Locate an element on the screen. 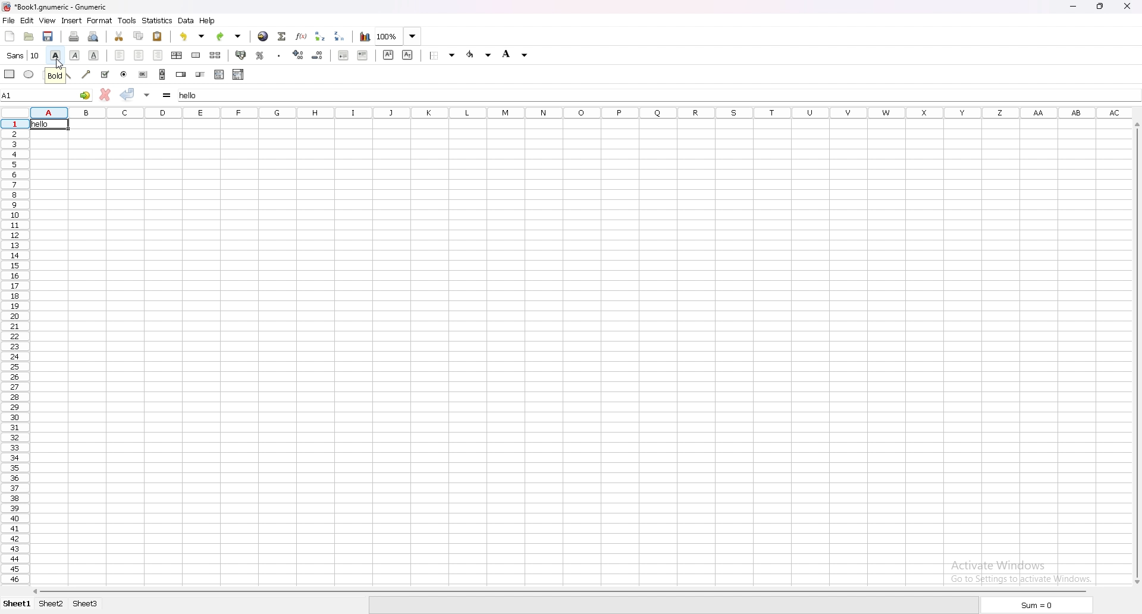  thousand separator is located at coordinates (280, 56).